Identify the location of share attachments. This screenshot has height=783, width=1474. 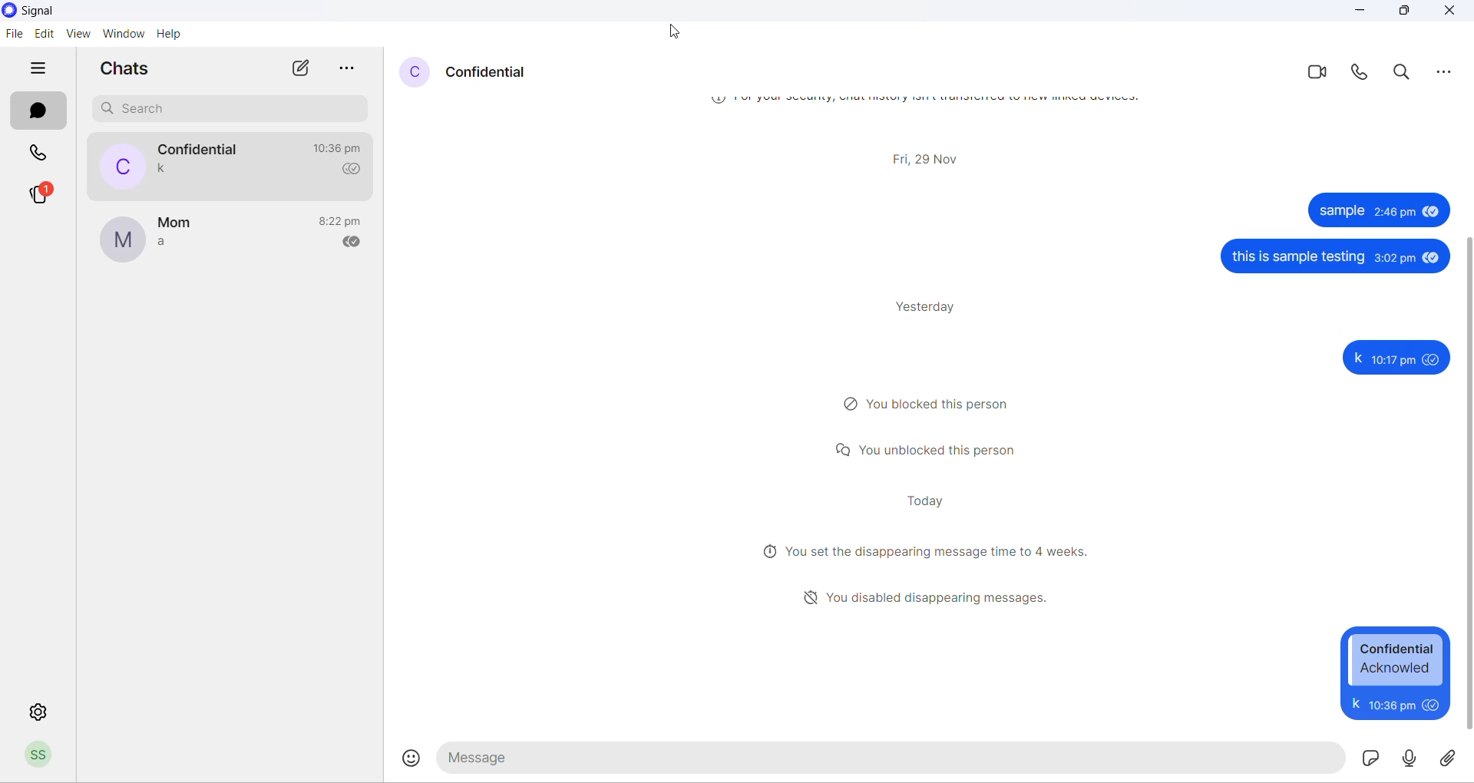
(1453, 755).